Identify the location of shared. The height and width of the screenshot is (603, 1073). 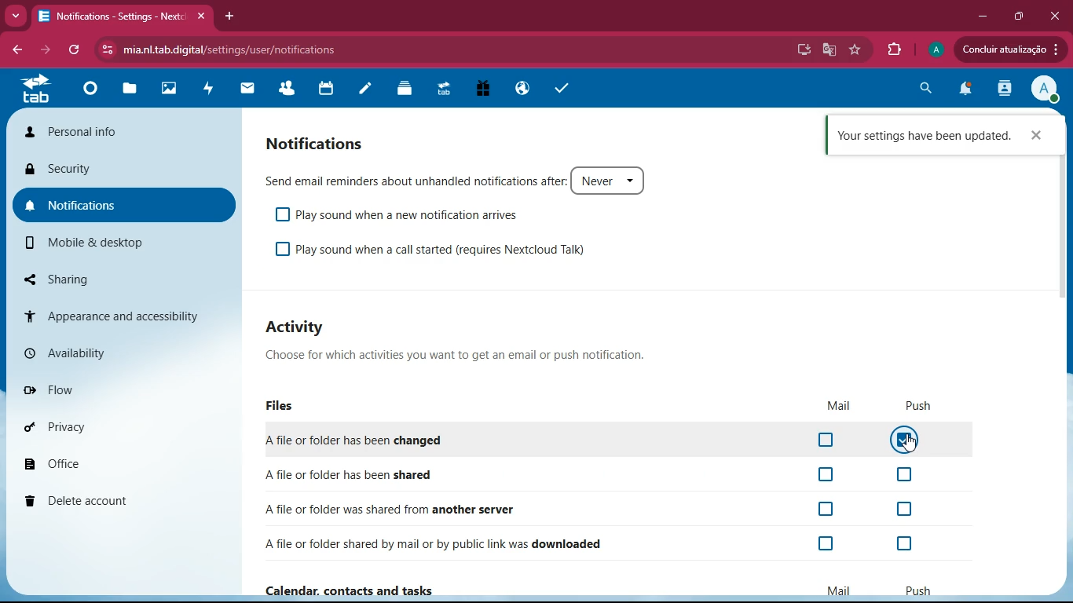
(370, 473).